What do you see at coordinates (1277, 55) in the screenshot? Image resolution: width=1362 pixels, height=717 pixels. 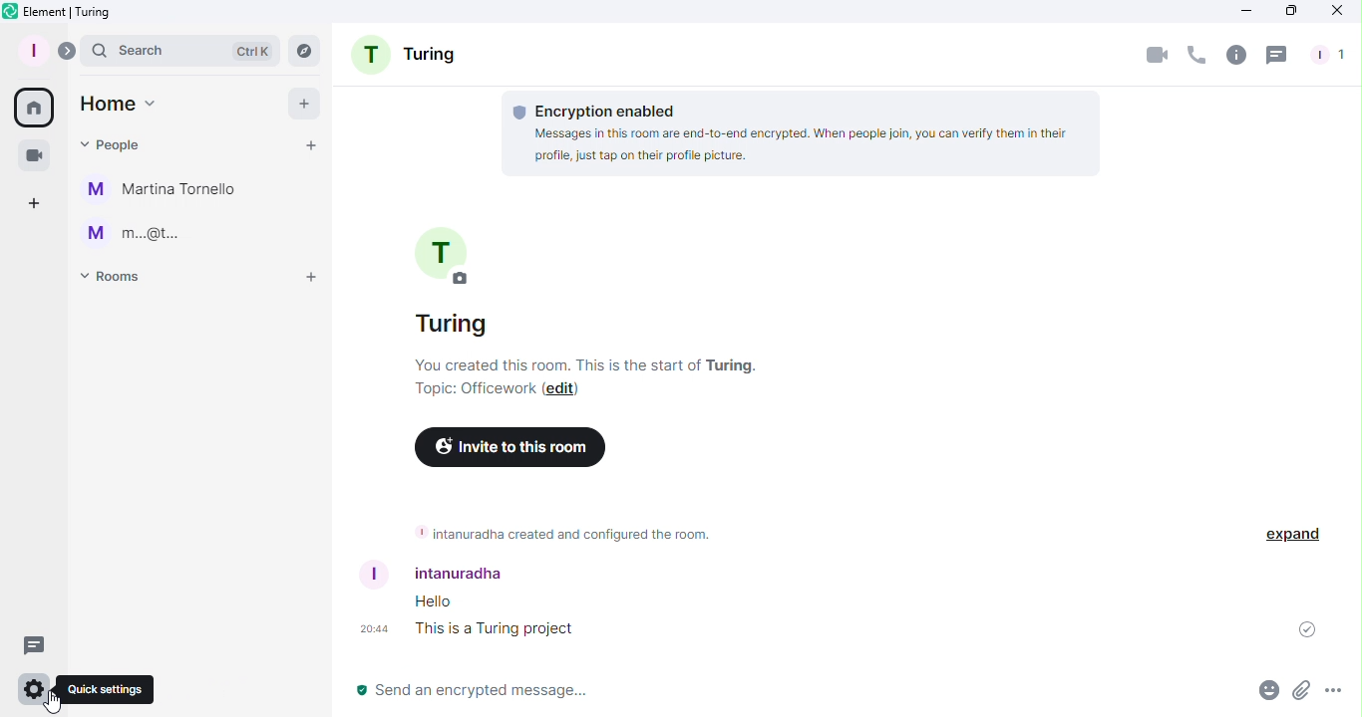 I see `Threads` at bounding box center [1277, 55].